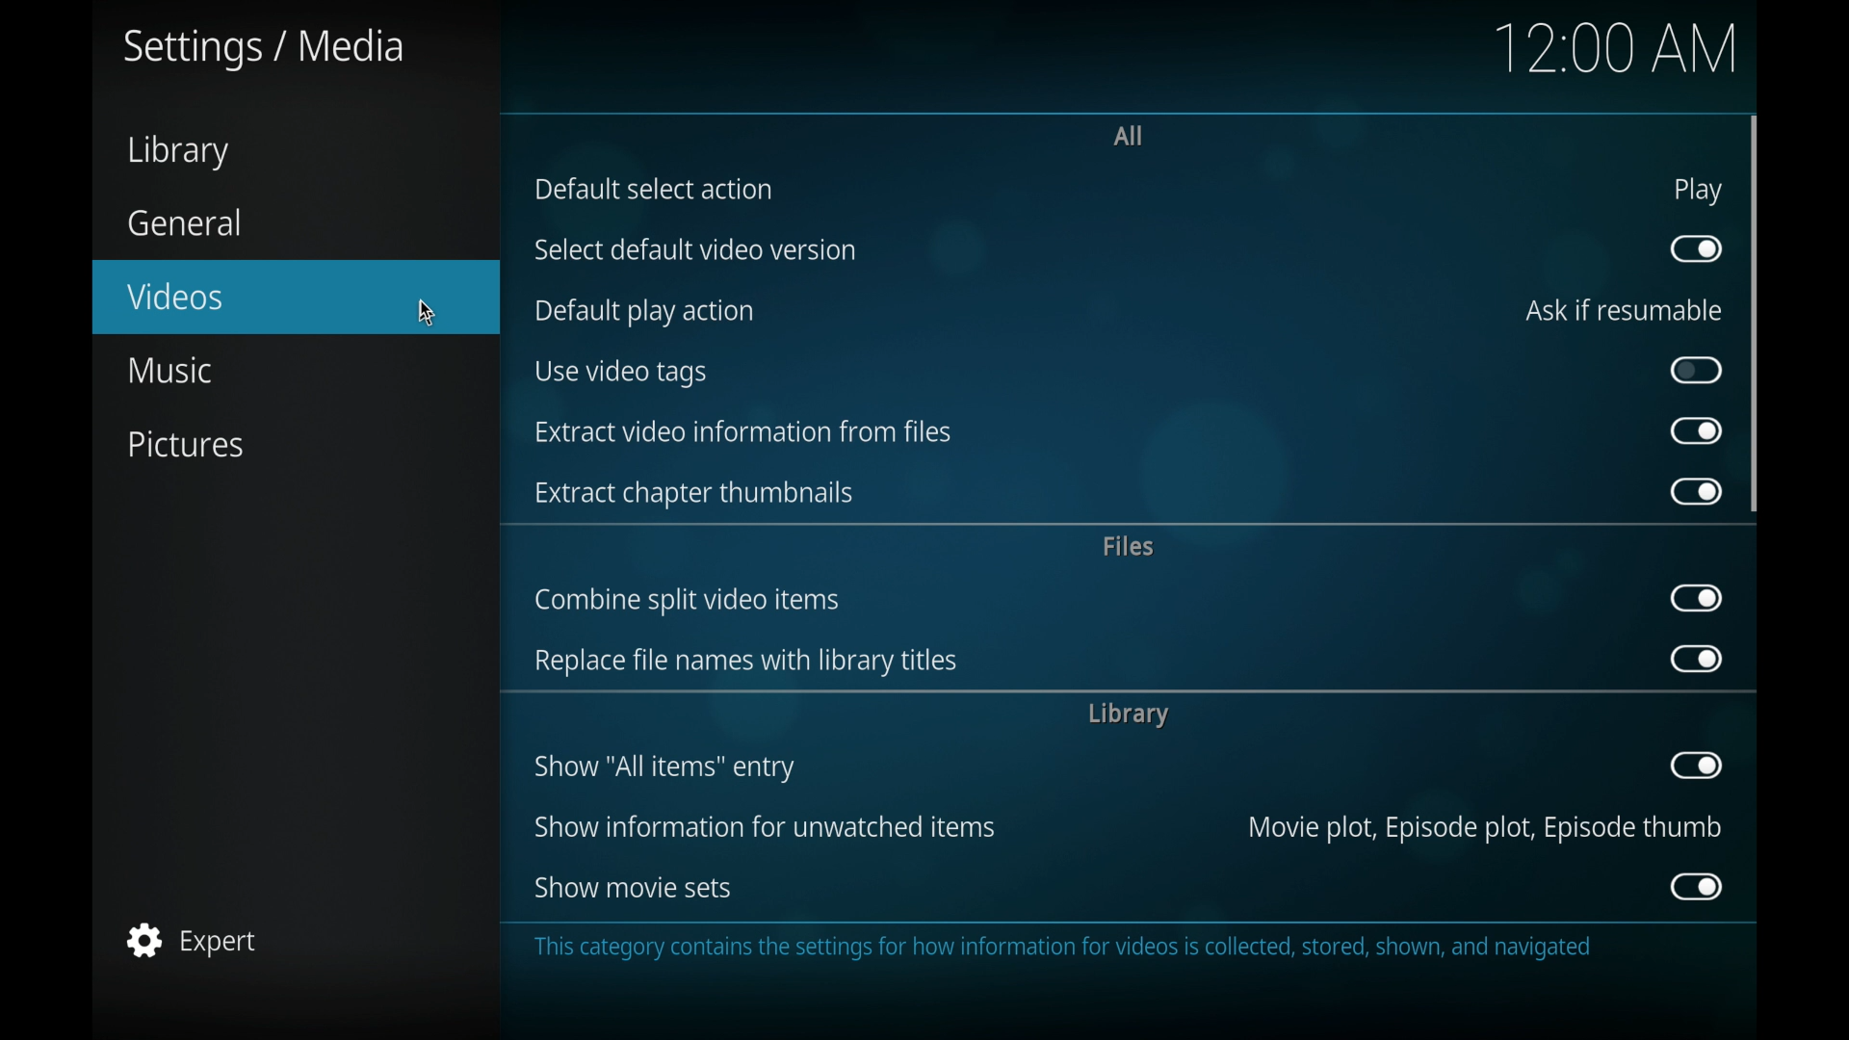 The width and height of the screenshot is (1849, 1040). What do you see at coordinates (665, 768) in the screenshot?
I see `show all items entry` at bounding box center [665, 768].